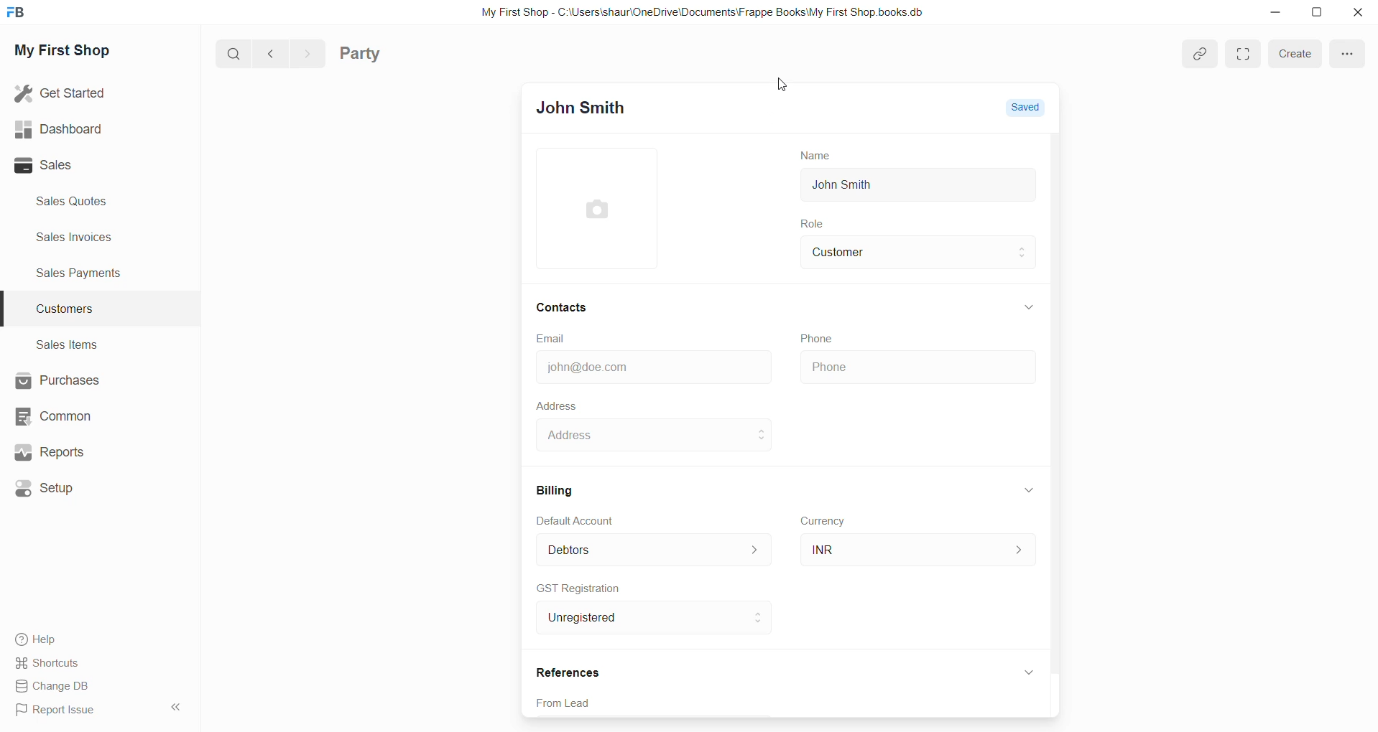 This screenshot has height=732, width=1378. What do you see at coordinates (571, 670) in the screenshot?
I see `References` at bounding box center [571, 670].